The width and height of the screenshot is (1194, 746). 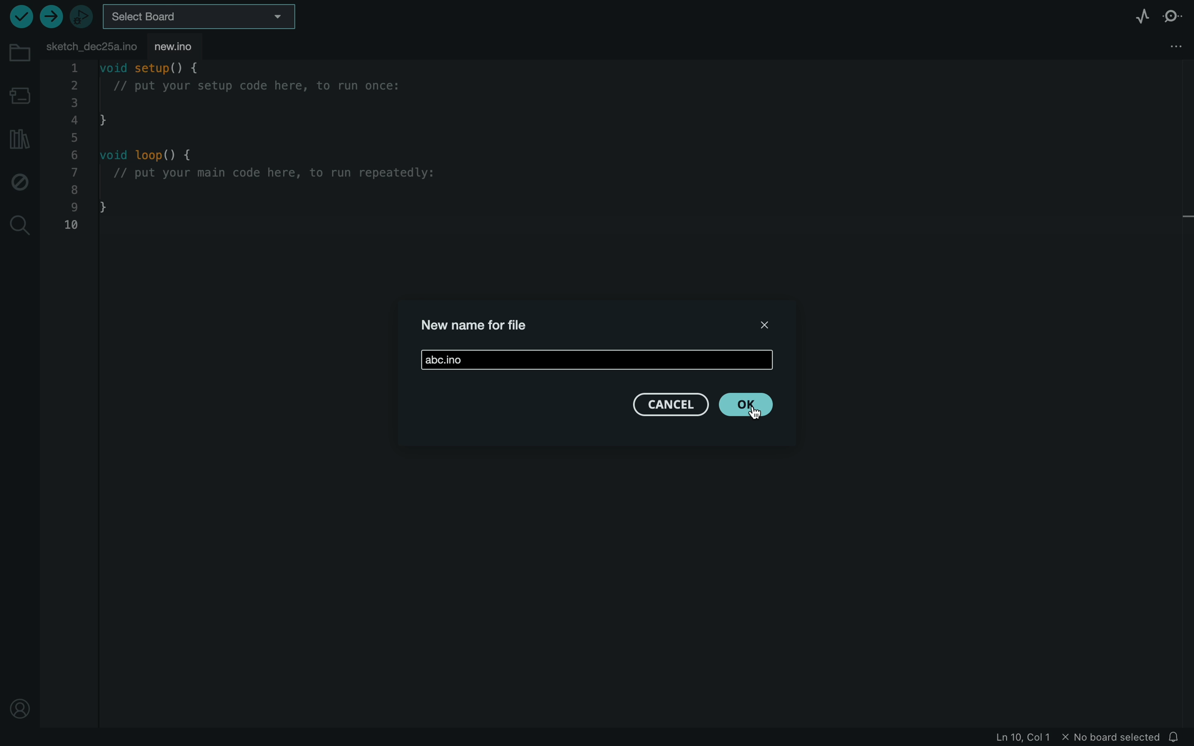 What do you see at coordinates (18, 53) in the screenshot?
I see `folder` at bounding box center [18, 53].